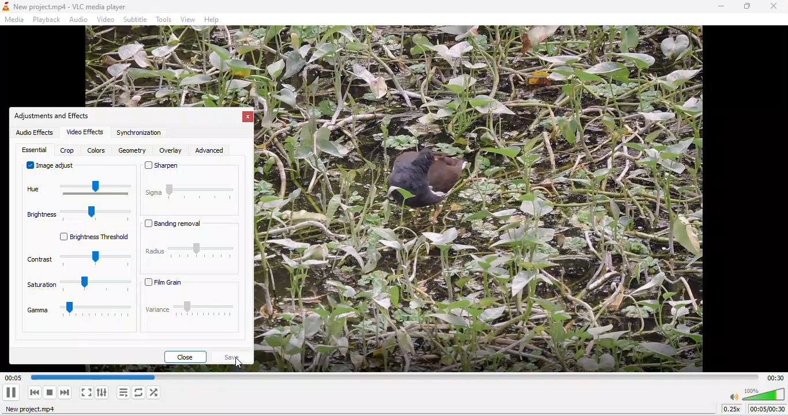 The width and height of the screenshot is (788, 416). Describe the element at coordinates (772, 7) in the screenshot. I see `close` at that location.